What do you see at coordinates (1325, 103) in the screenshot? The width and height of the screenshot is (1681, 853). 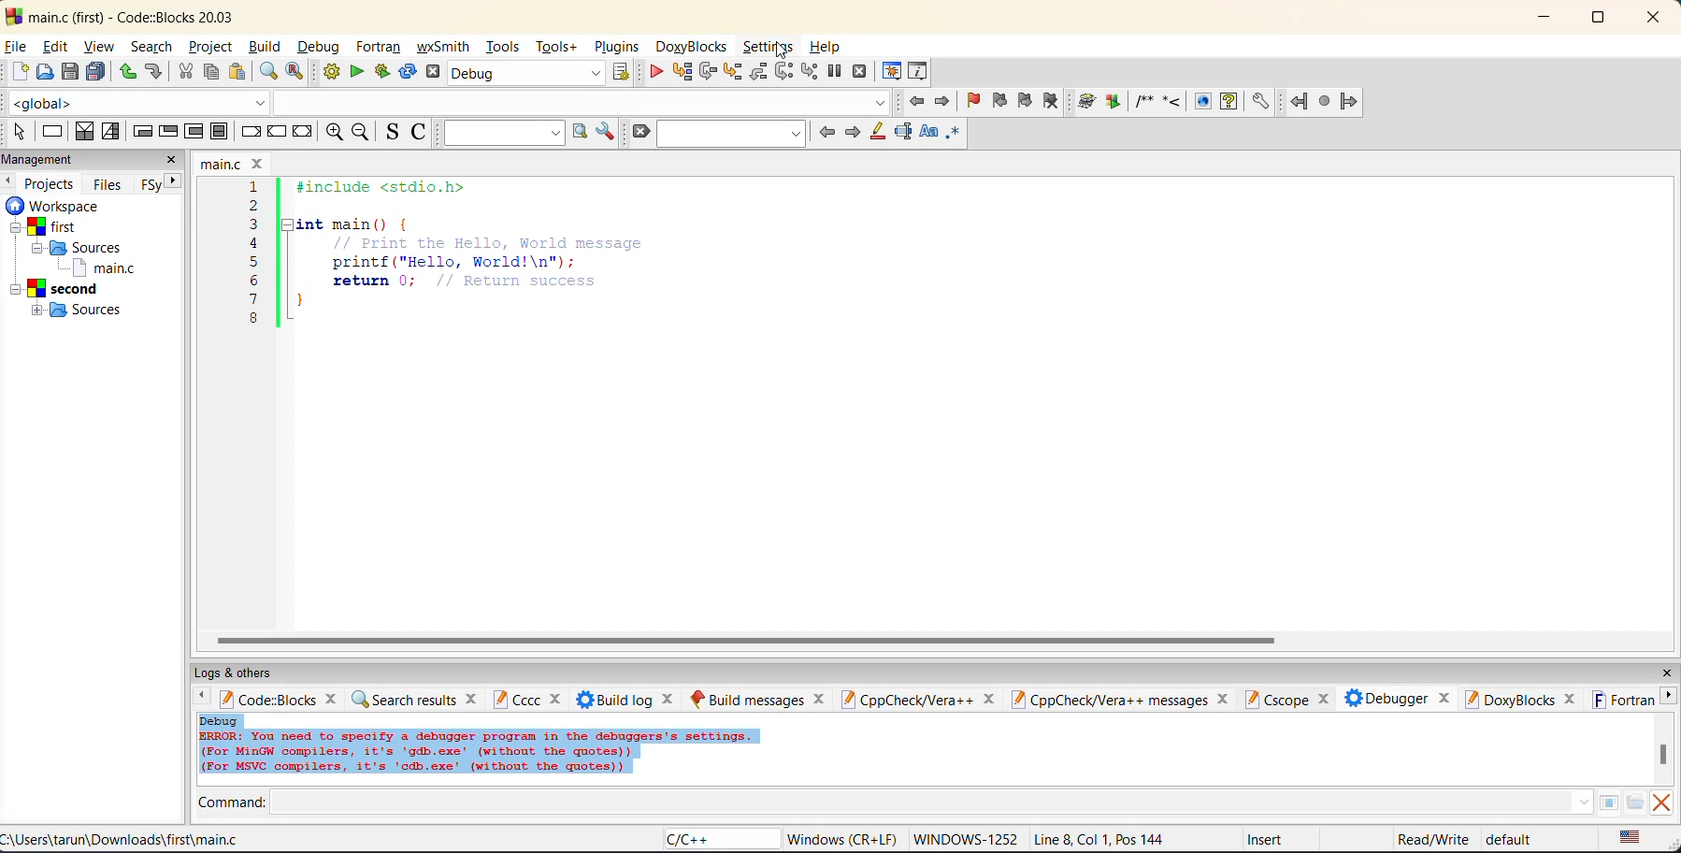 I see `last jump` at bounding box center [1325, 103].